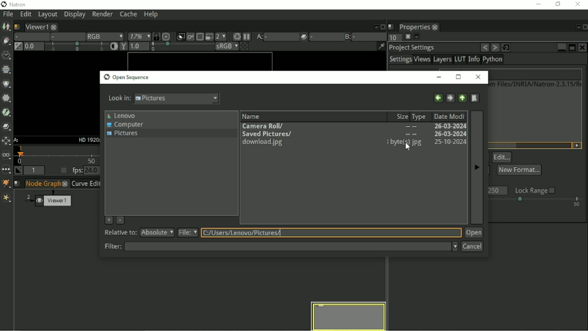 The height and width of the screenshot is (331, 588). Describe the element at coordinates (421, 116) in the screenshot. I see `Type` at that location.